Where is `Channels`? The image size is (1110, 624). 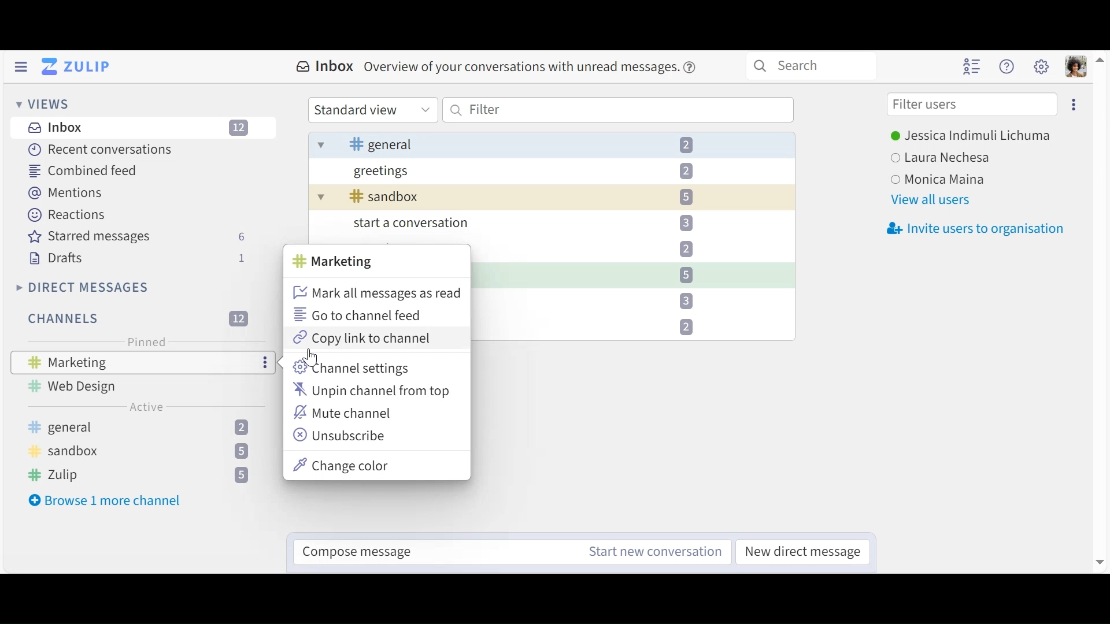 Channels is located at coordinates (146, 451).